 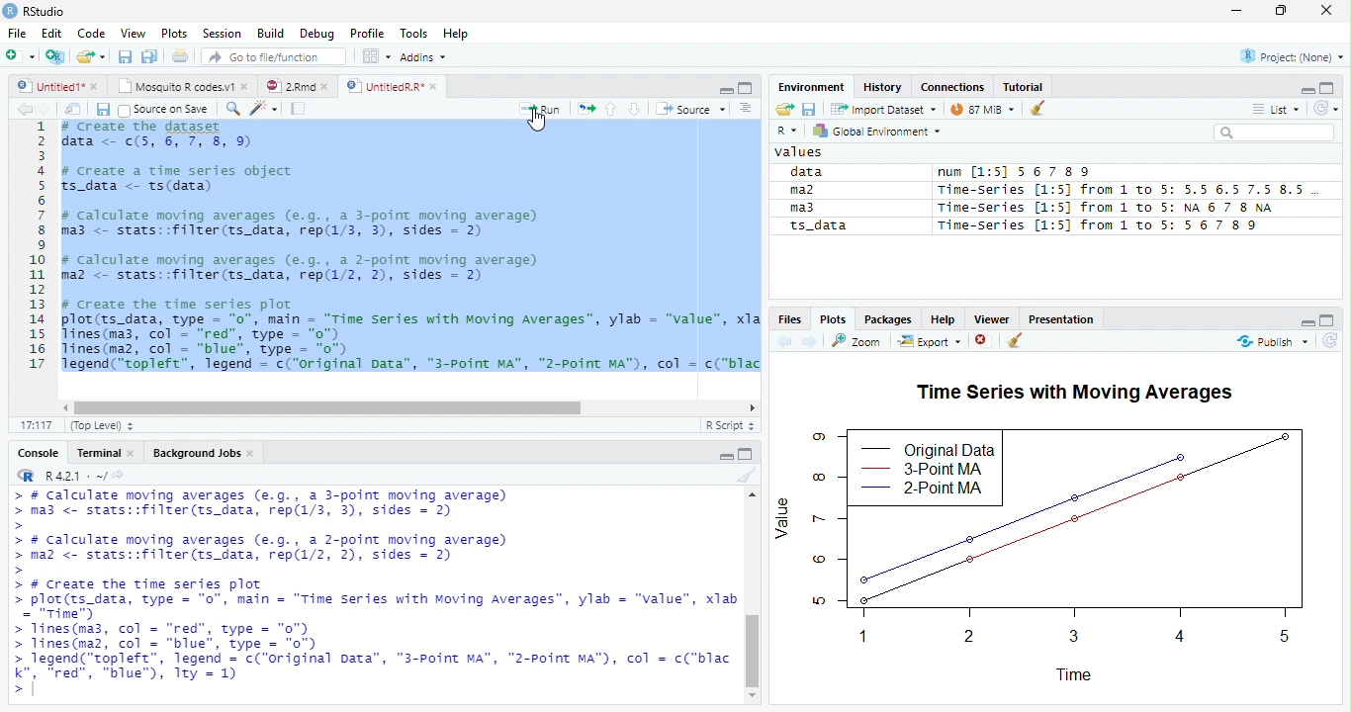 I want to click on print current file, so click(x=149, y=56).